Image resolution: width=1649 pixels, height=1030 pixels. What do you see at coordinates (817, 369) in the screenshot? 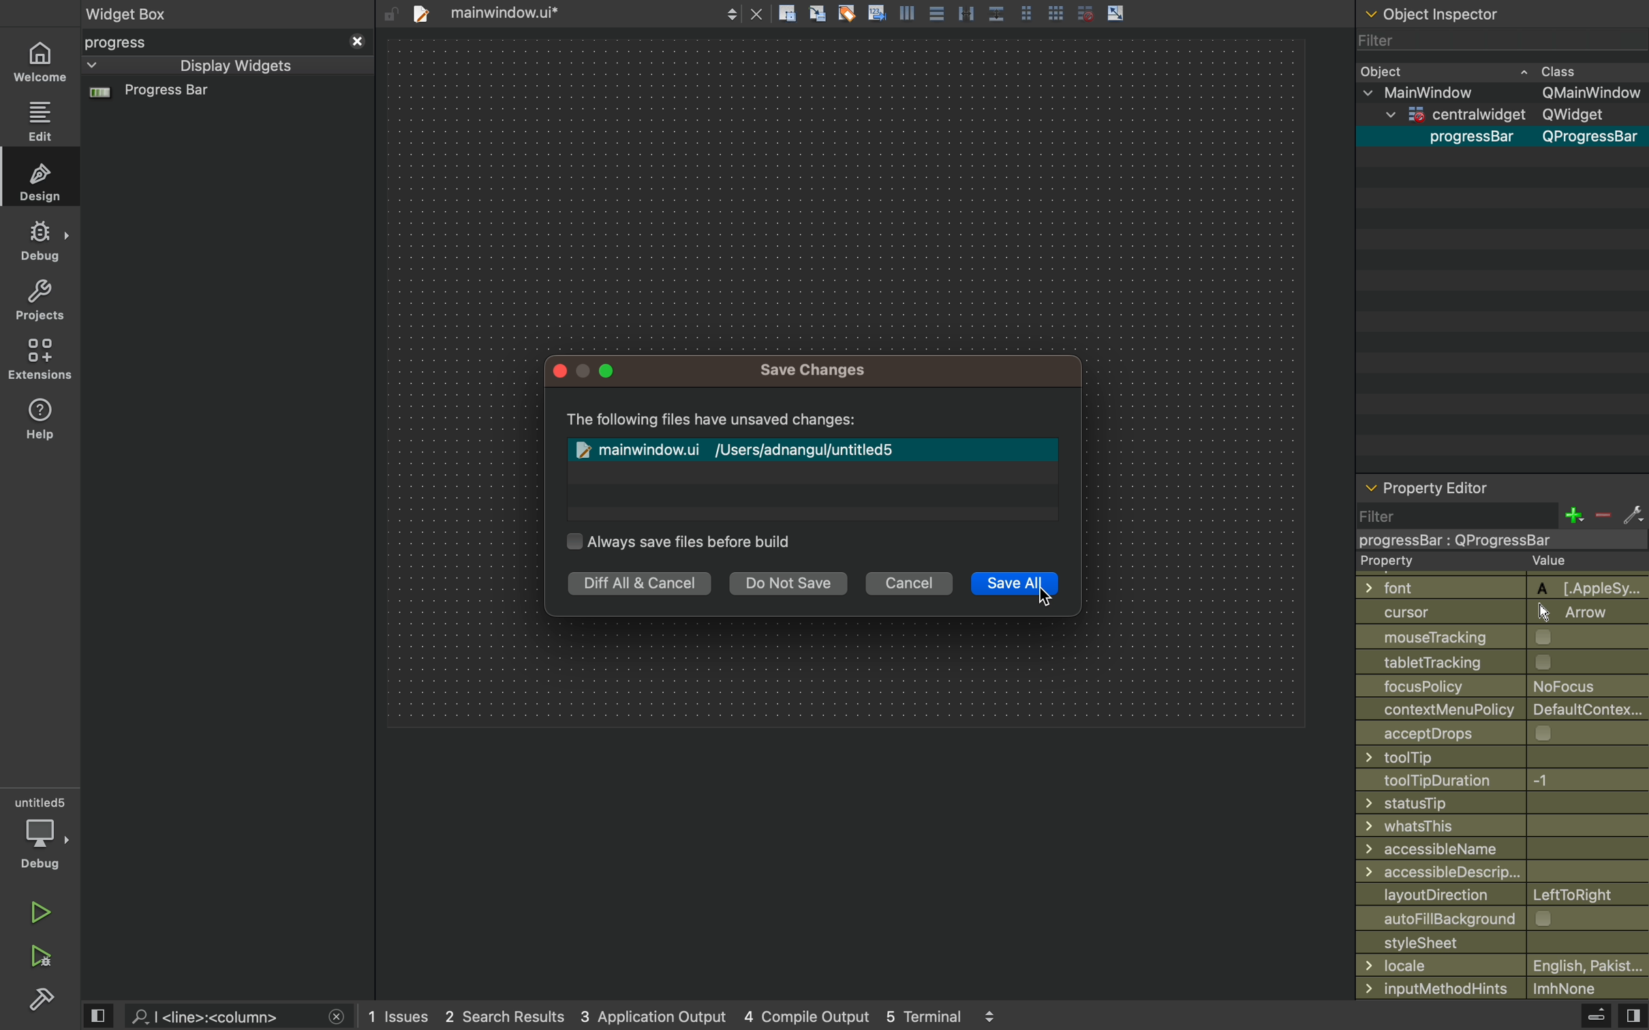
I see `Save changes` at bounding box center [817, 369].